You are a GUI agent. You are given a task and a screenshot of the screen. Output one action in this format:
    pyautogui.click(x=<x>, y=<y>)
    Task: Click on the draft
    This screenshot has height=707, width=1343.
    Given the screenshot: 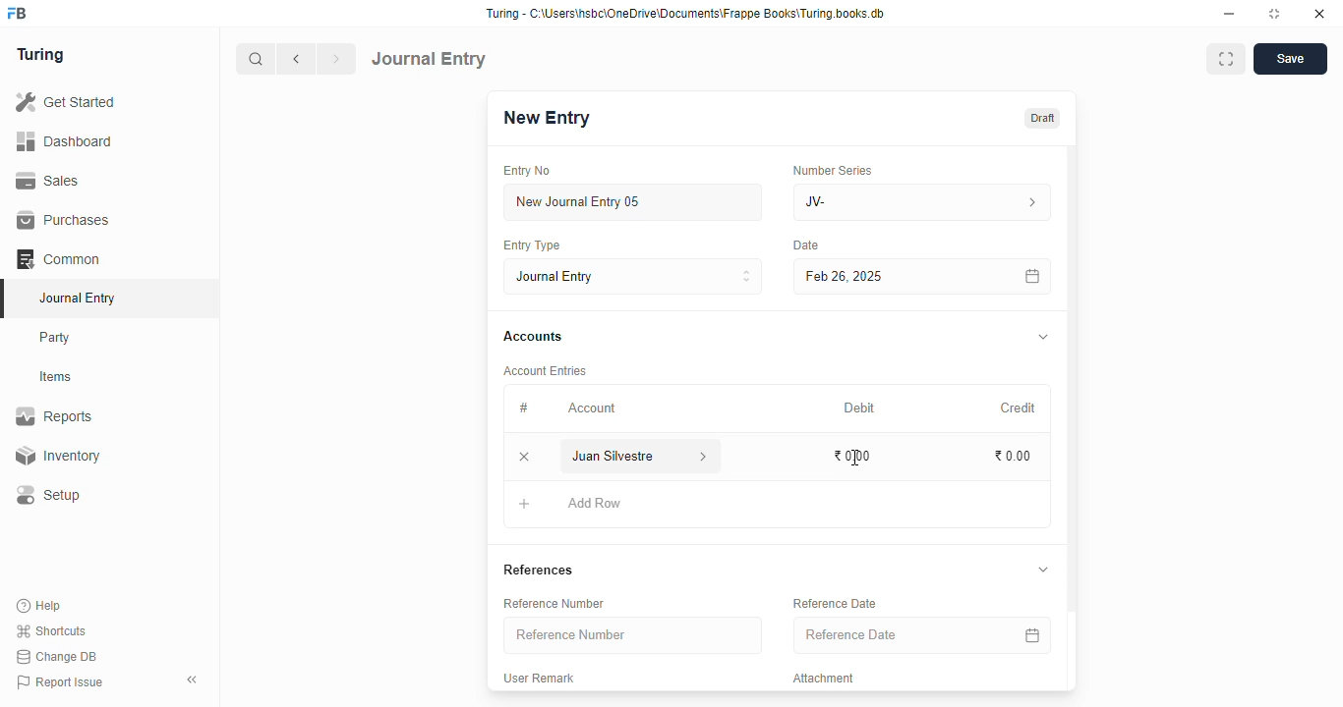 What is the action you would take?
    pyautogui.click(x=1041, y=118)
    